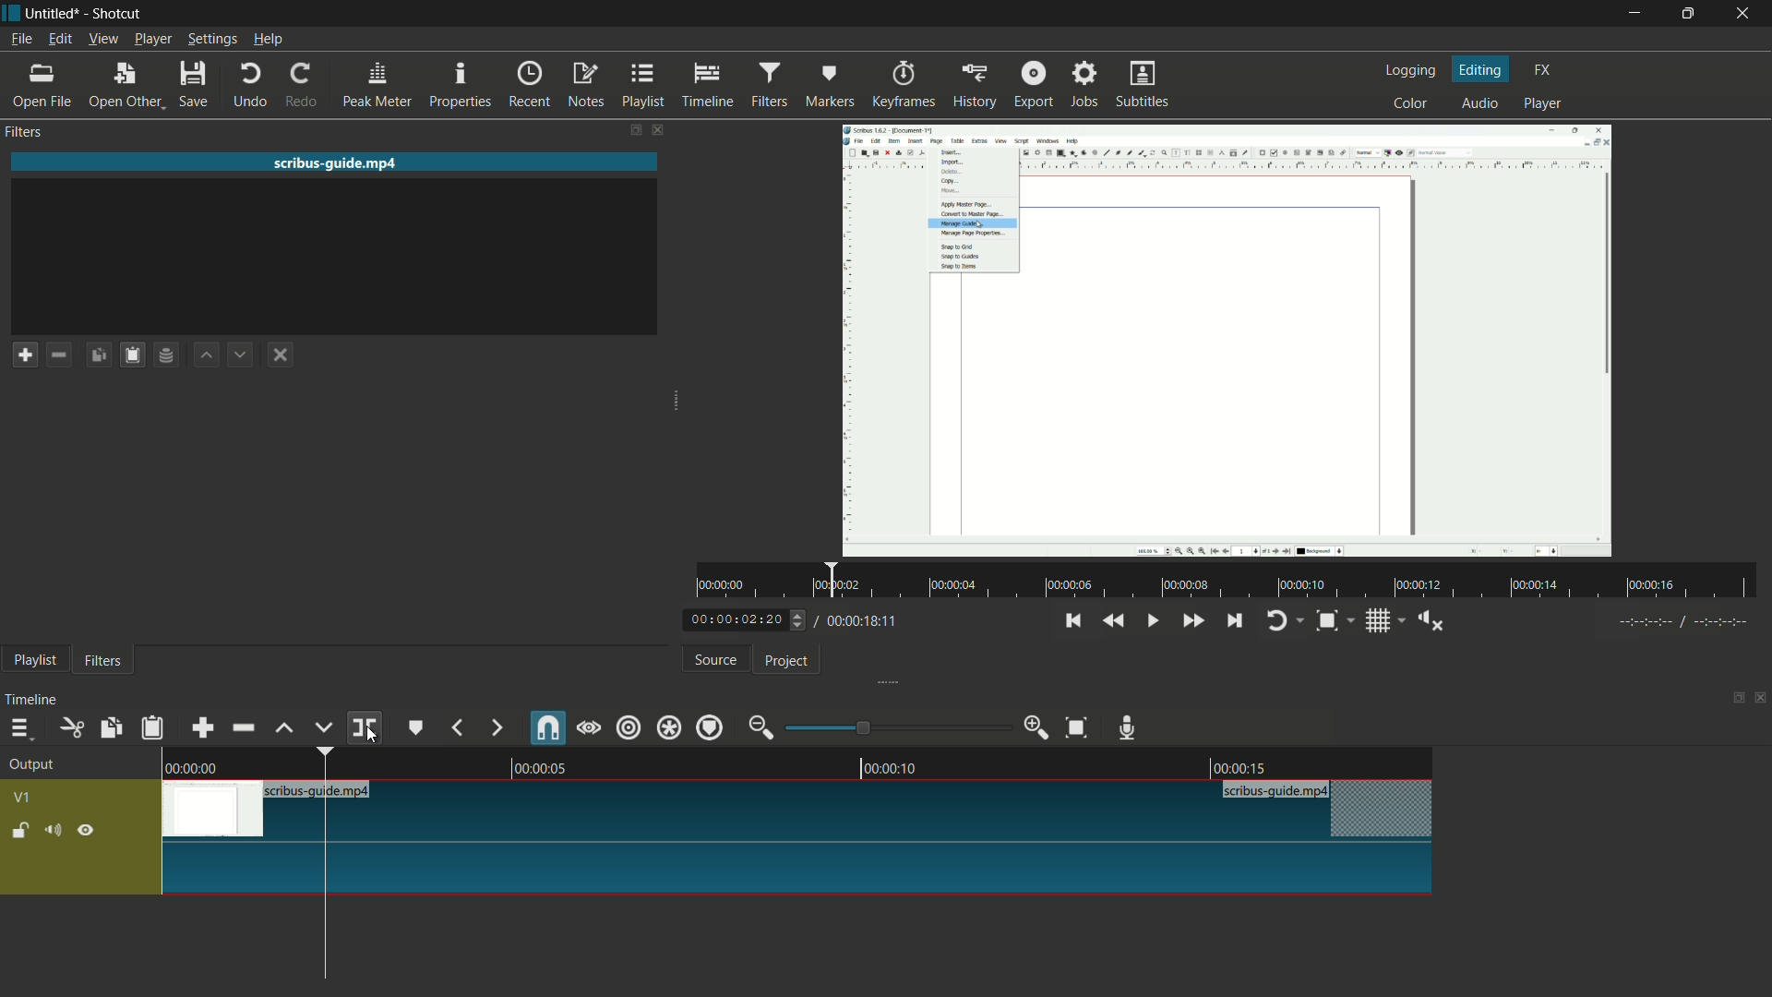 The image size is (1772, 997). What do you see at coordinates (1035, 728) in the screenshot?
I see `zoom in` at bounding box center [1035, 728].